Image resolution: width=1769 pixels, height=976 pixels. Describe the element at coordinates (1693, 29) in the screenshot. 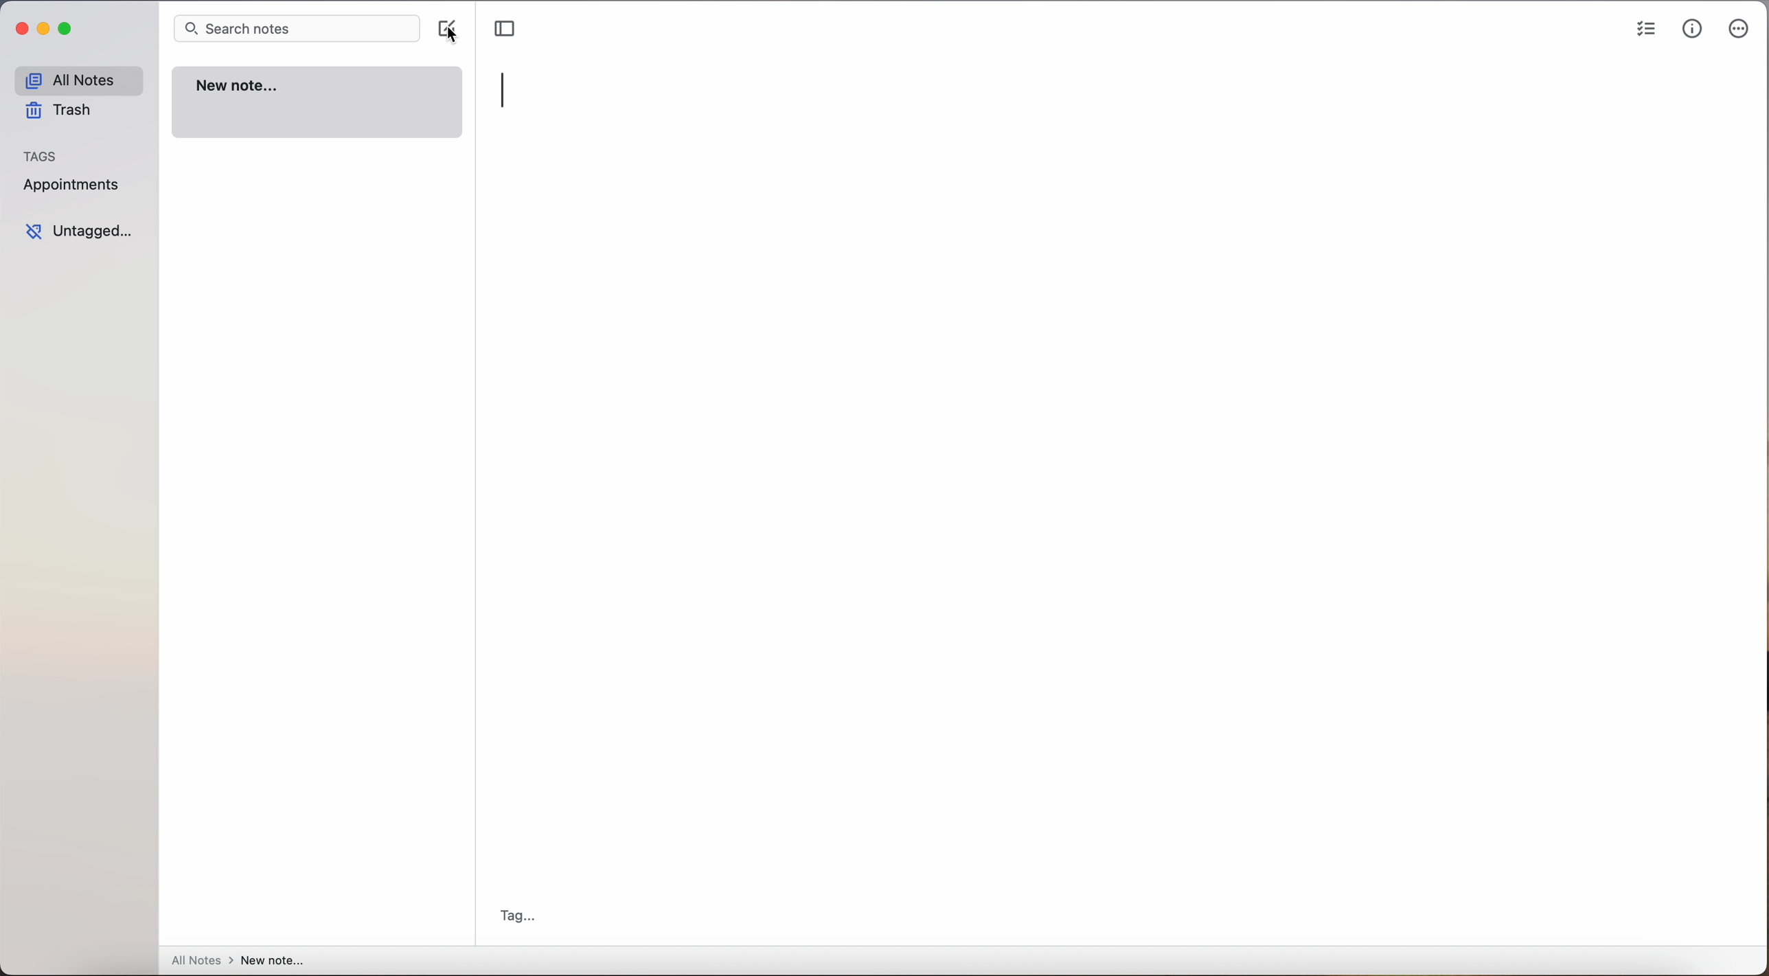

I see `metrics` at that location.